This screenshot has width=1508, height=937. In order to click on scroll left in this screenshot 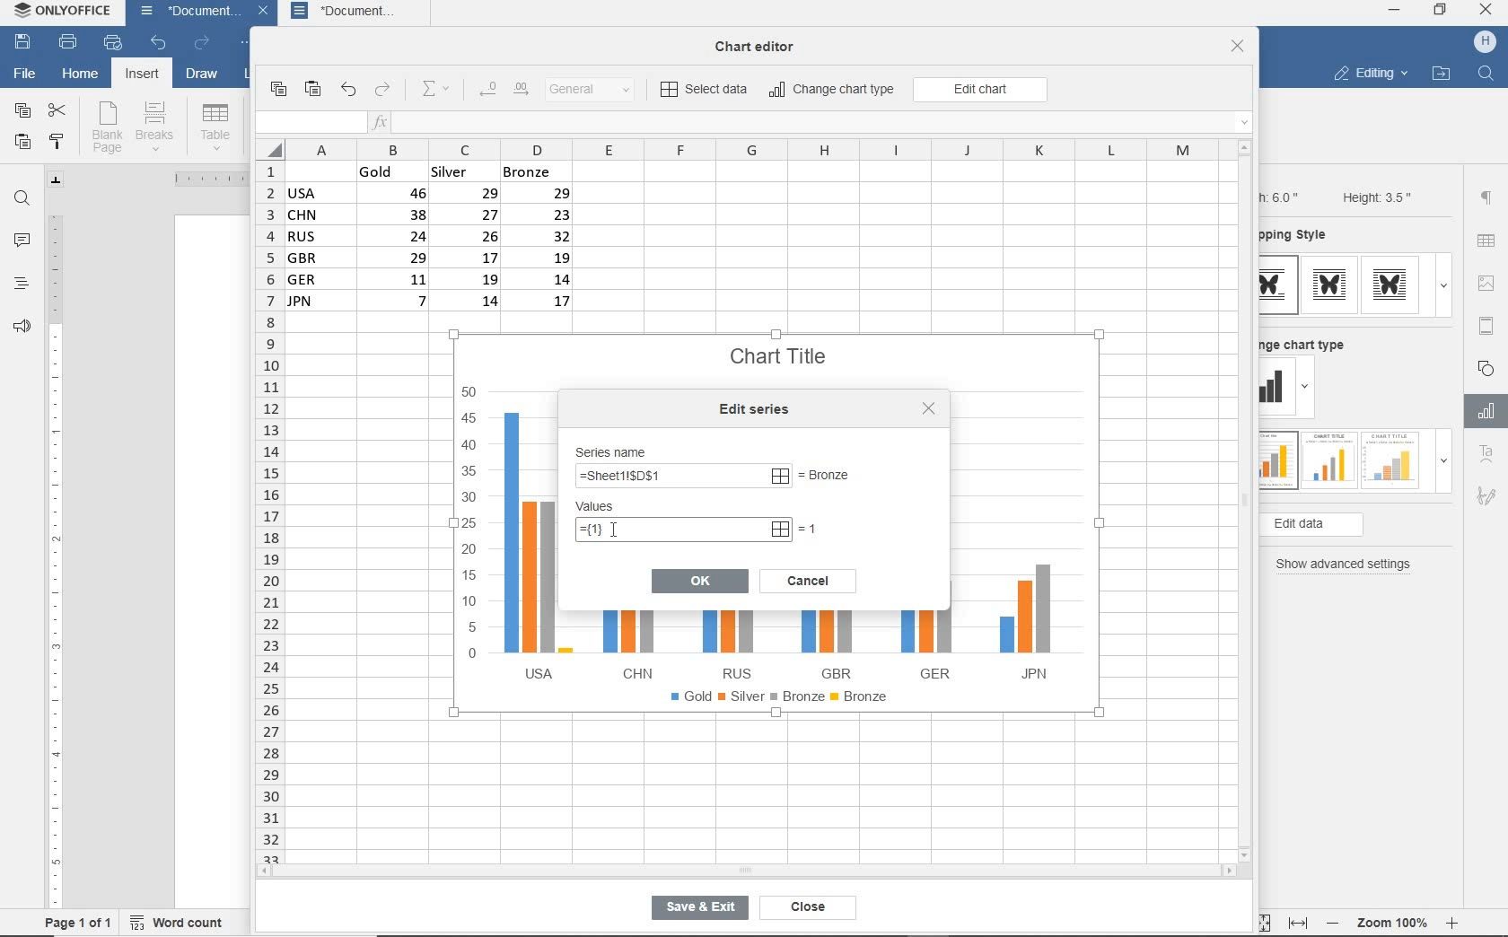, I will do `click(269, 872)`.